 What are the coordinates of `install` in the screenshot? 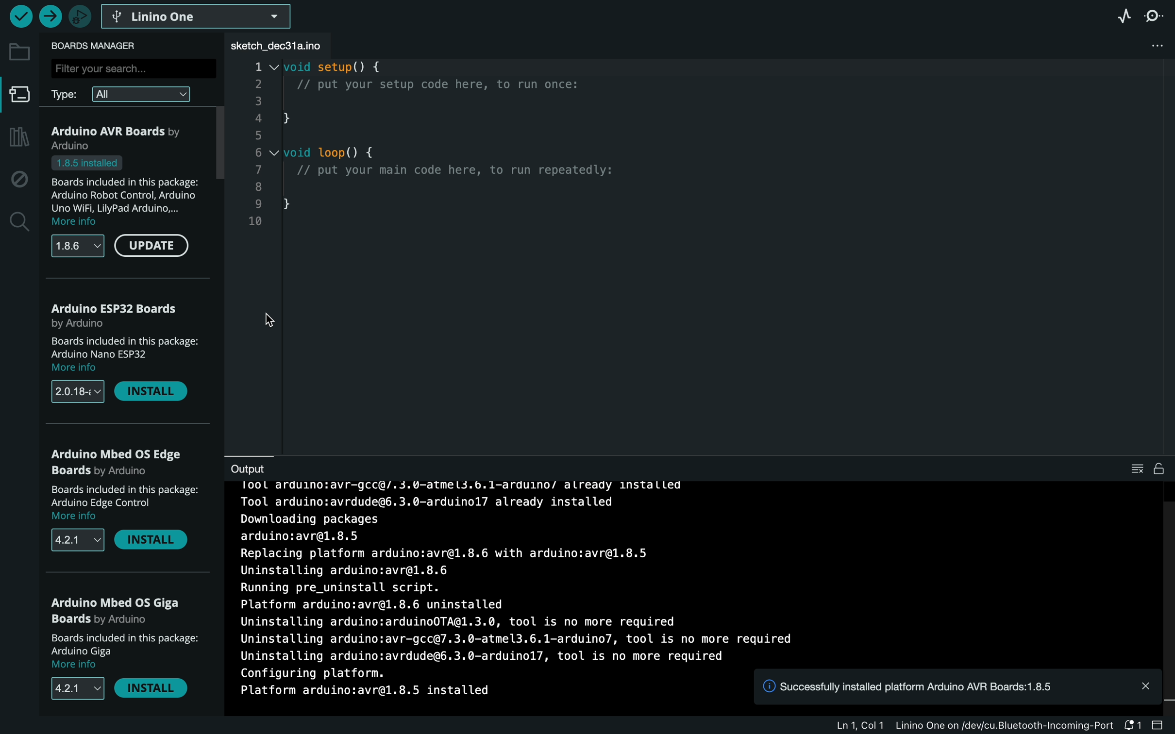 It's located at (151, 392).